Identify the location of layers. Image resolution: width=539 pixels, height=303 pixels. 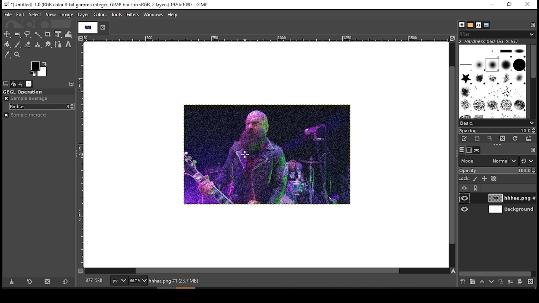
(460, 151).